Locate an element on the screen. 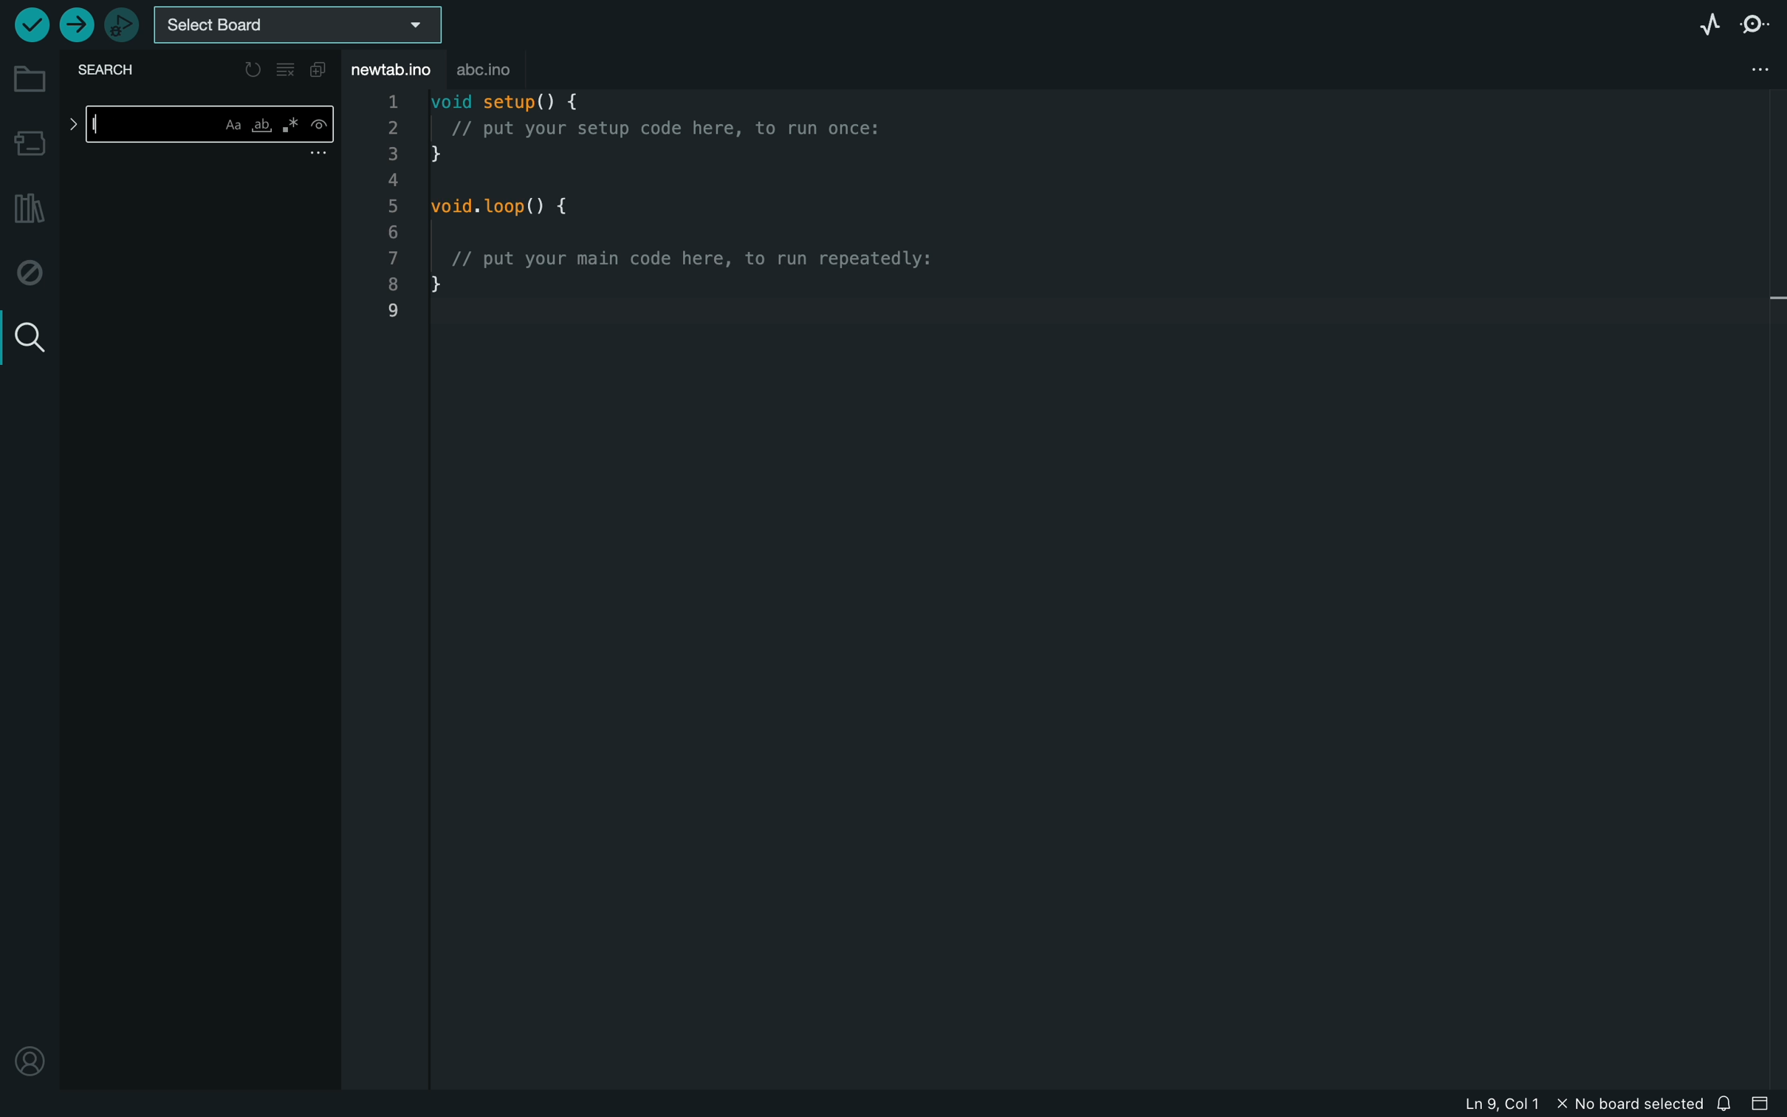  search bar is located at coordinates (199, 127).